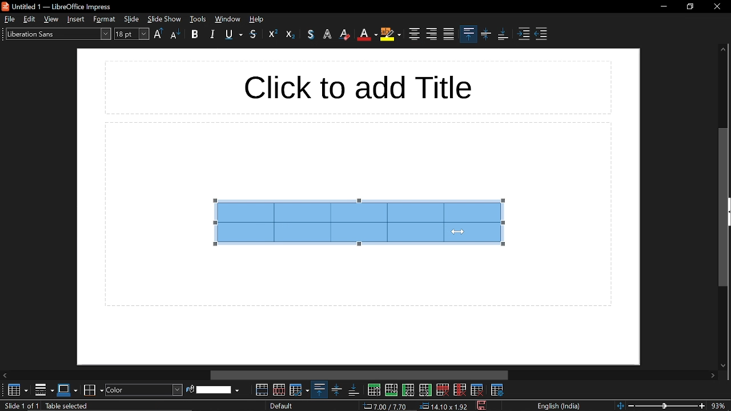 The image size is (731, 411). What do you see at coordinates (459, 389) in the screenshot?
I see `delete column` at bounding box center [459, 389].